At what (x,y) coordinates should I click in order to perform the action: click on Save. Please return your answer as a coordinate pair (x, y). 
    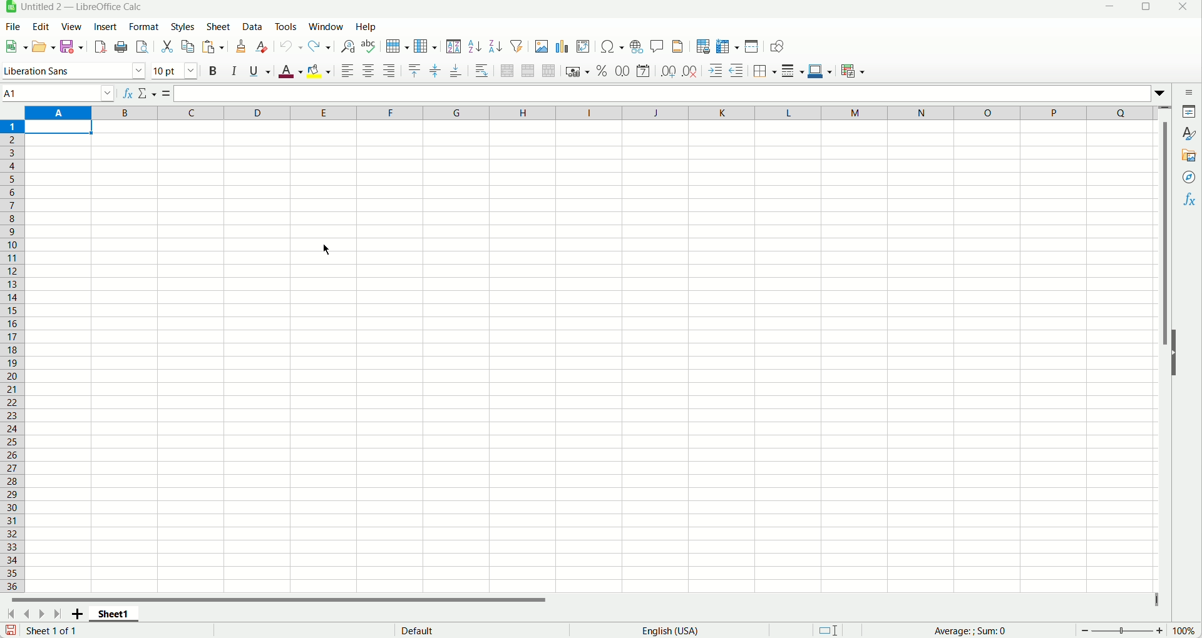
    Looking at the image, I should click on (11, 630).